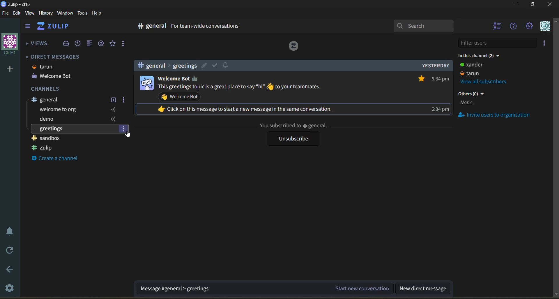 The image size is (559, 299). I want to click on mark, so click(214, 65).